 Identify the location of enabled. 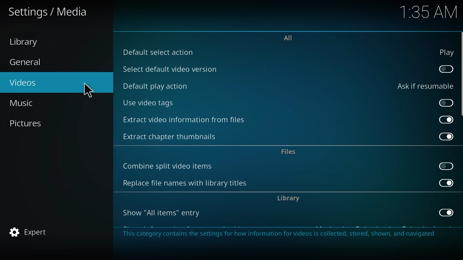
(447, 183).